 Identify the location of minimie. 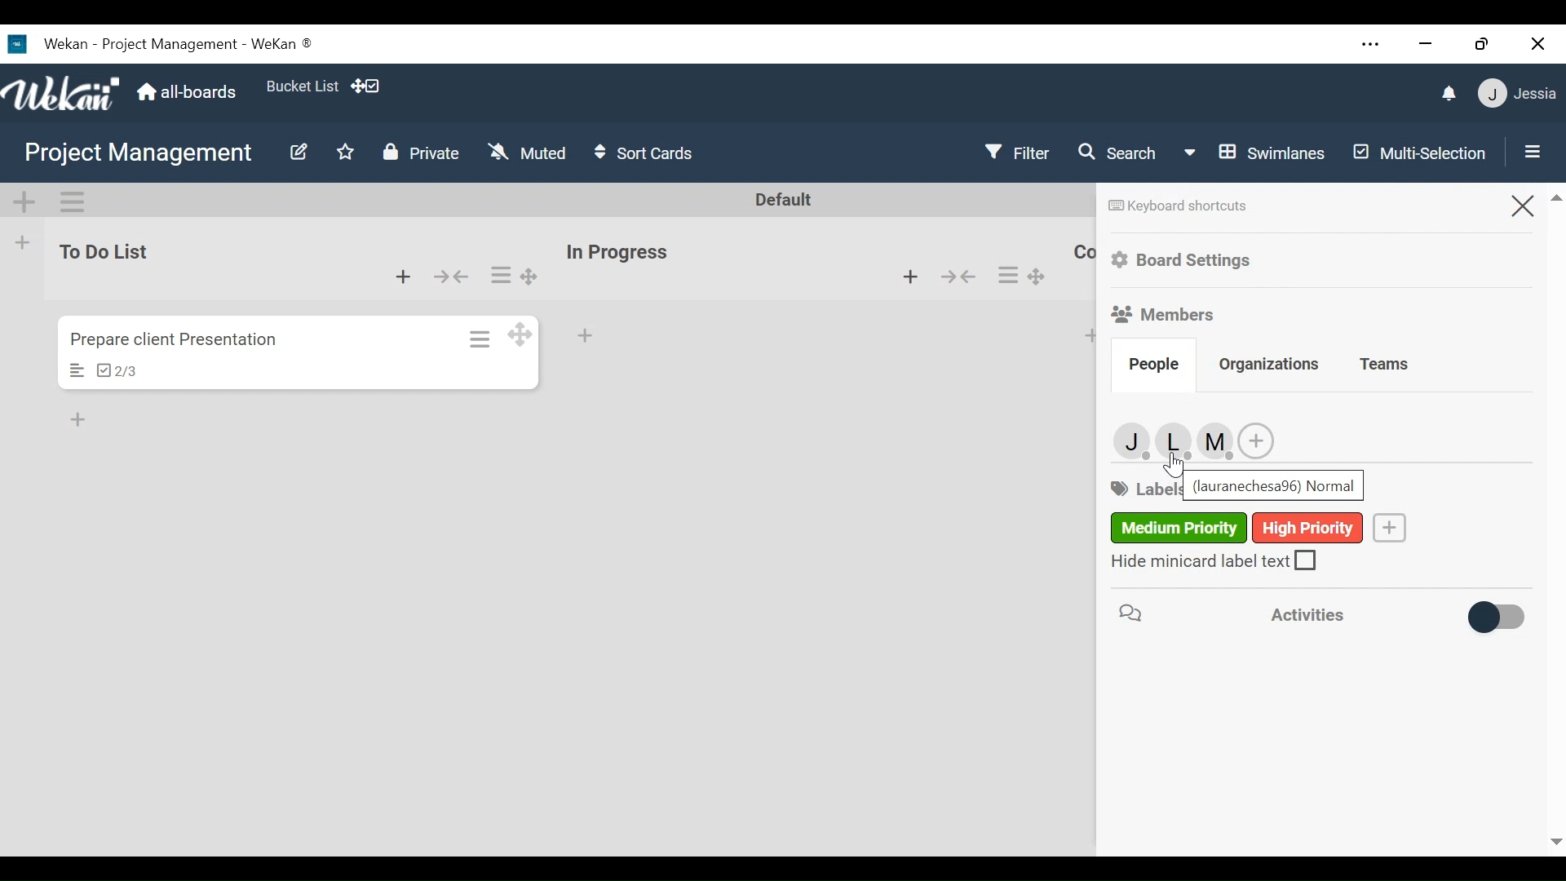
(1425, 44).